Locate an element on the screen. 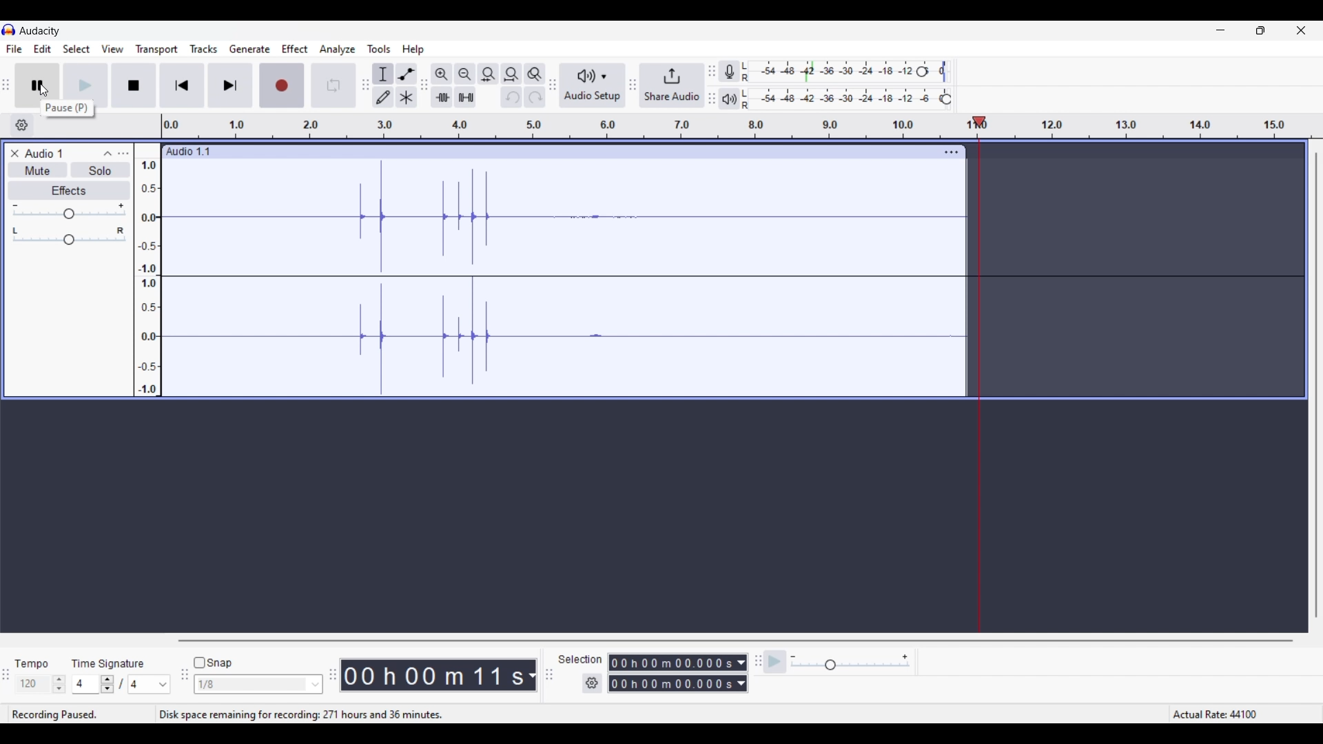 The height and width of the screenshot is (744, 1323). 4 is located at coordinates (150, 684).